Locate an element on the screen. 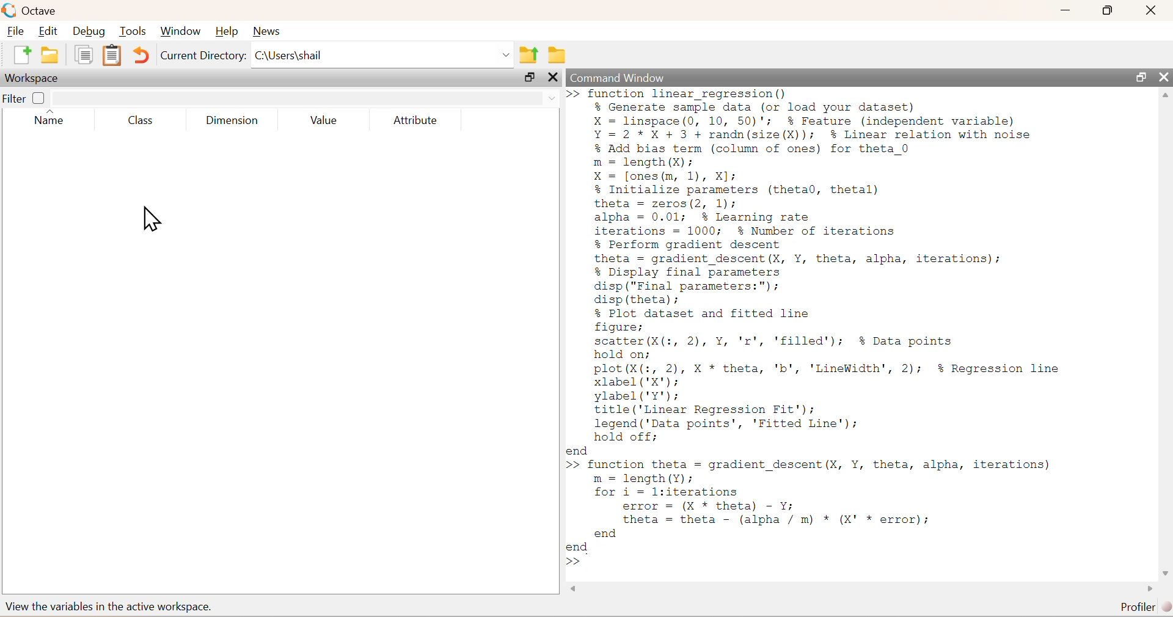 The width and height of the screenshot is (1173, 617). Edit is located at coordinates (49, 31).